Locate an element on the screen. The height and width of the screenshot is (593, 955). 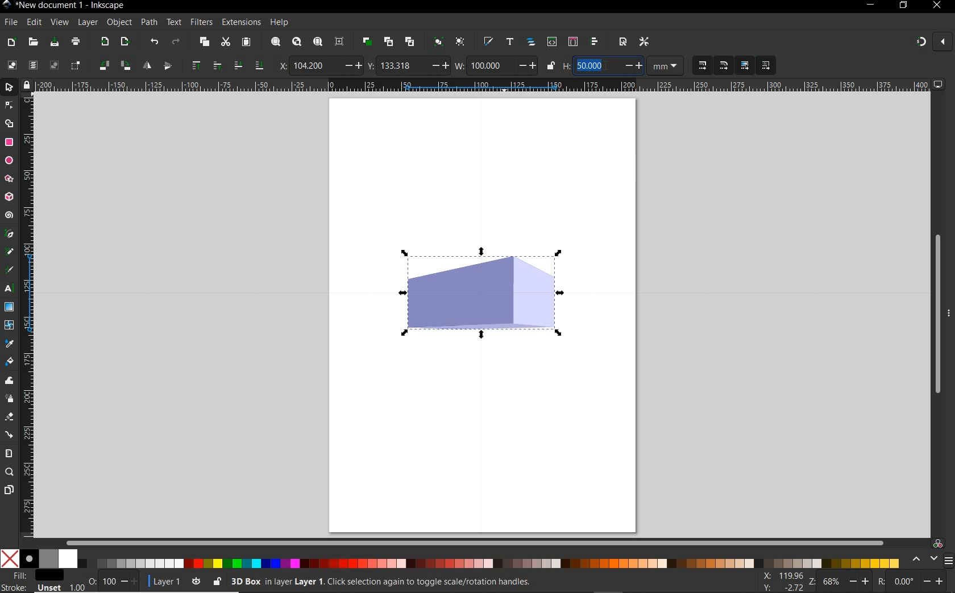
restore down is located at coordinates (903, 6).